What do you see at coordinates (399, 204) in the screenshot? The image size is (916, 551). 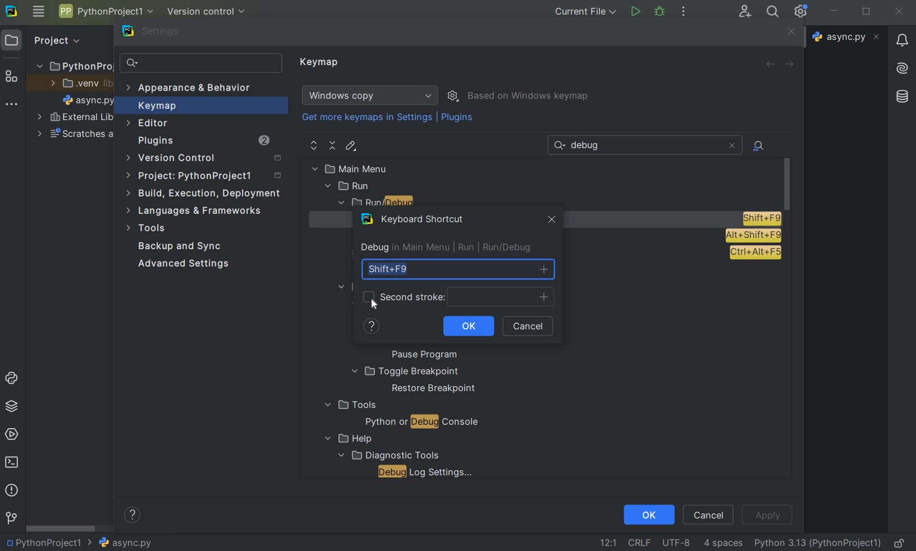 I see `run/debug` at bounding box center [399, 204].